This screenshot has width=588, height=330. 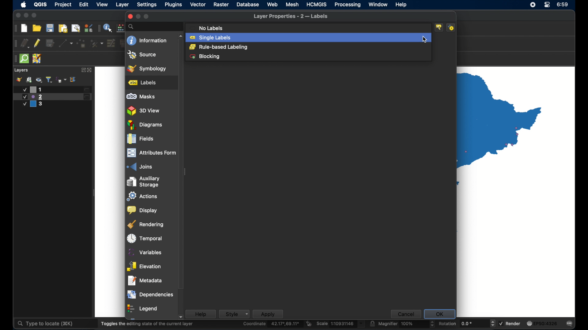 What do you see at coordinates (24, 59) in the screenshot?
I see `quick osm` at bounding box center [24, 59].